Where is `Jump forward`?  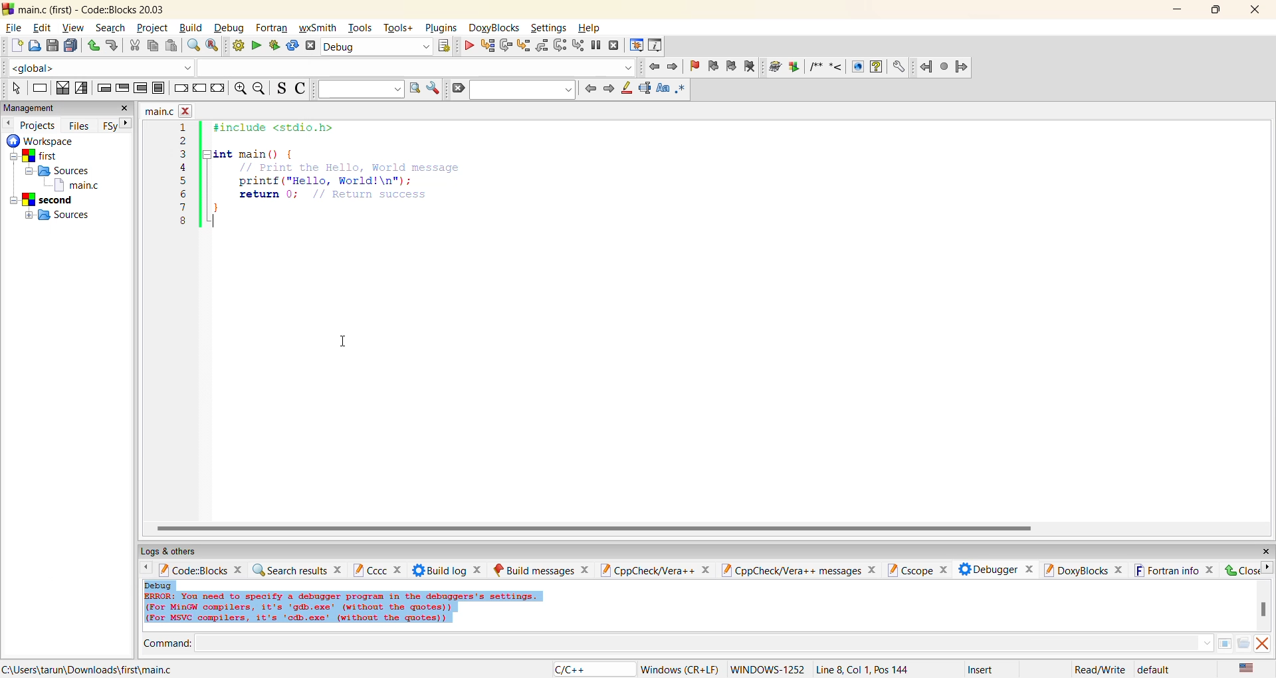
Jump forward is located at coordinates (962, 66).